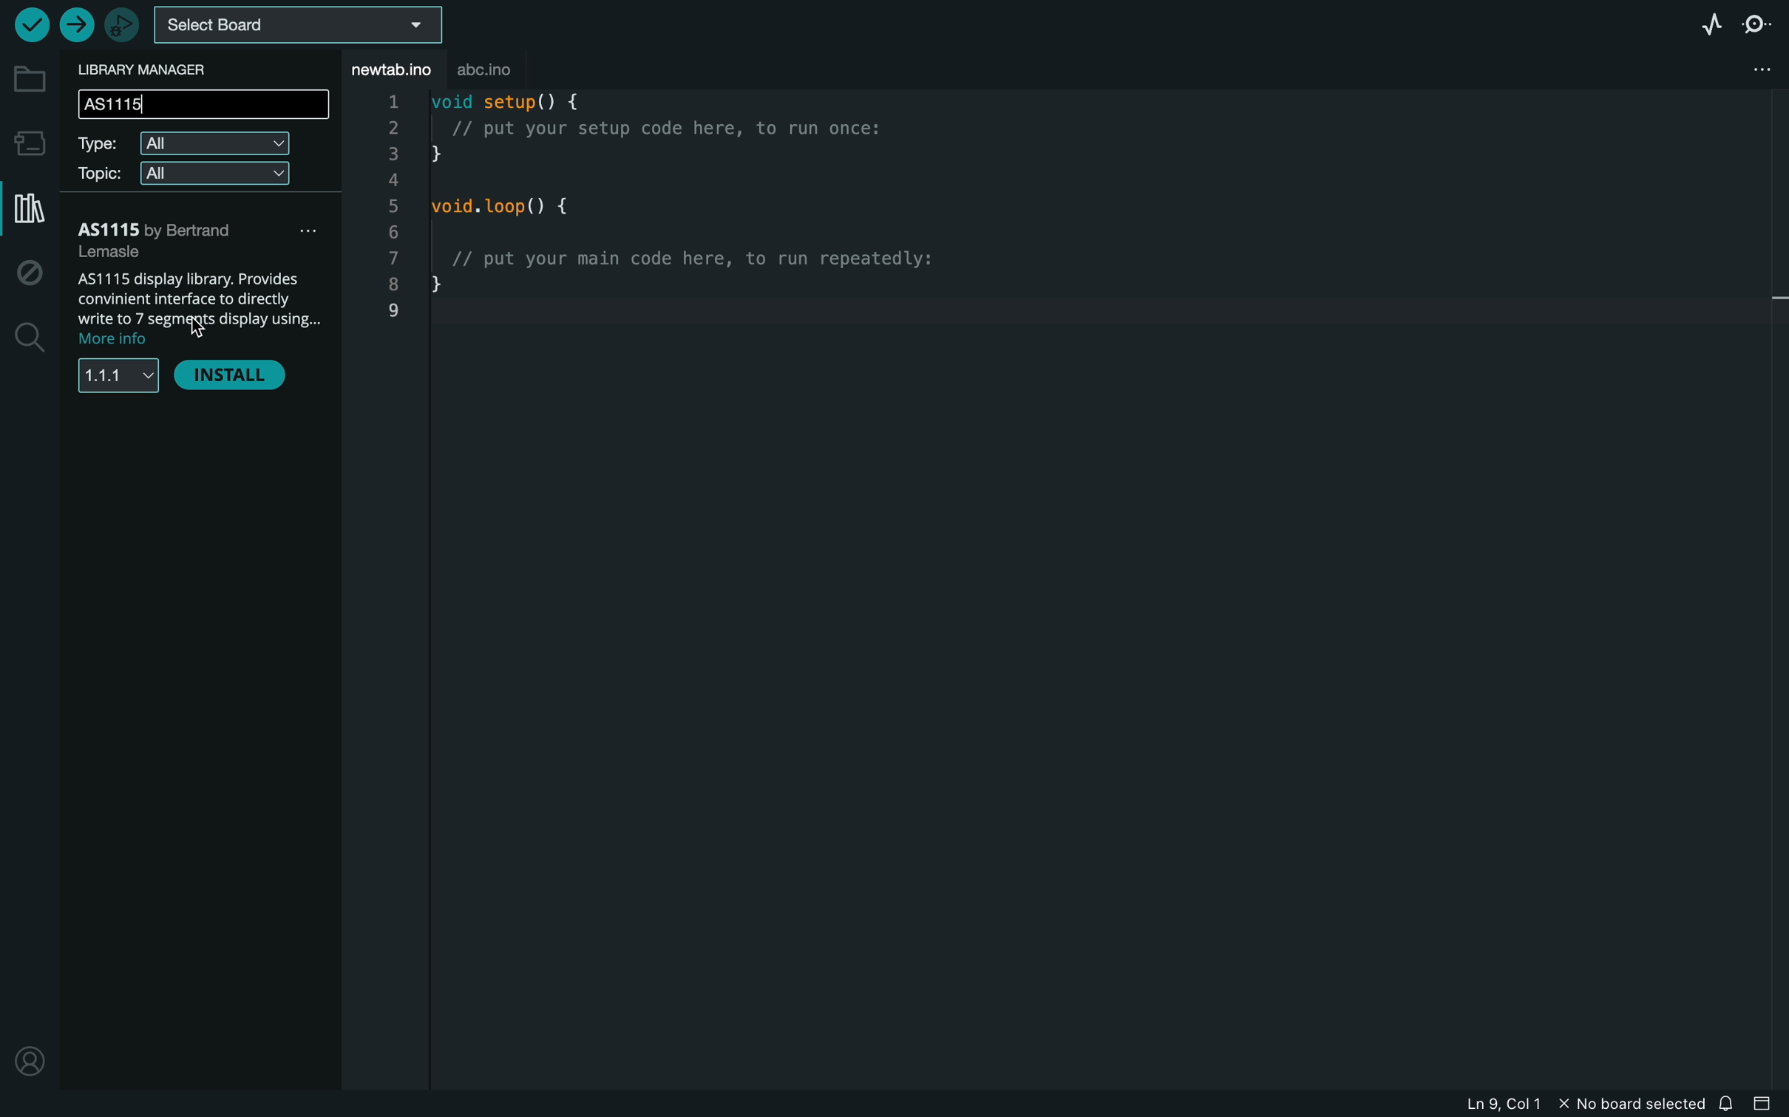 Image resolution: width=1789 pixels, height=1117 pixels. I want to click on versions, so click(119, 380).